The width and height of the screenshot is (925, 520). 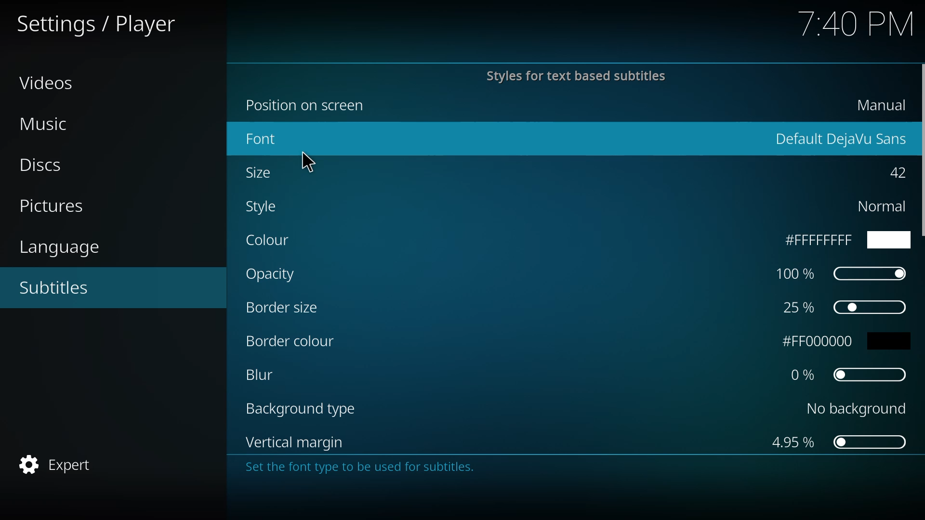 What do you see at coordinates (295, 441) in the screenshot?
I see `vertical margin` at bounding box center [295, 441].